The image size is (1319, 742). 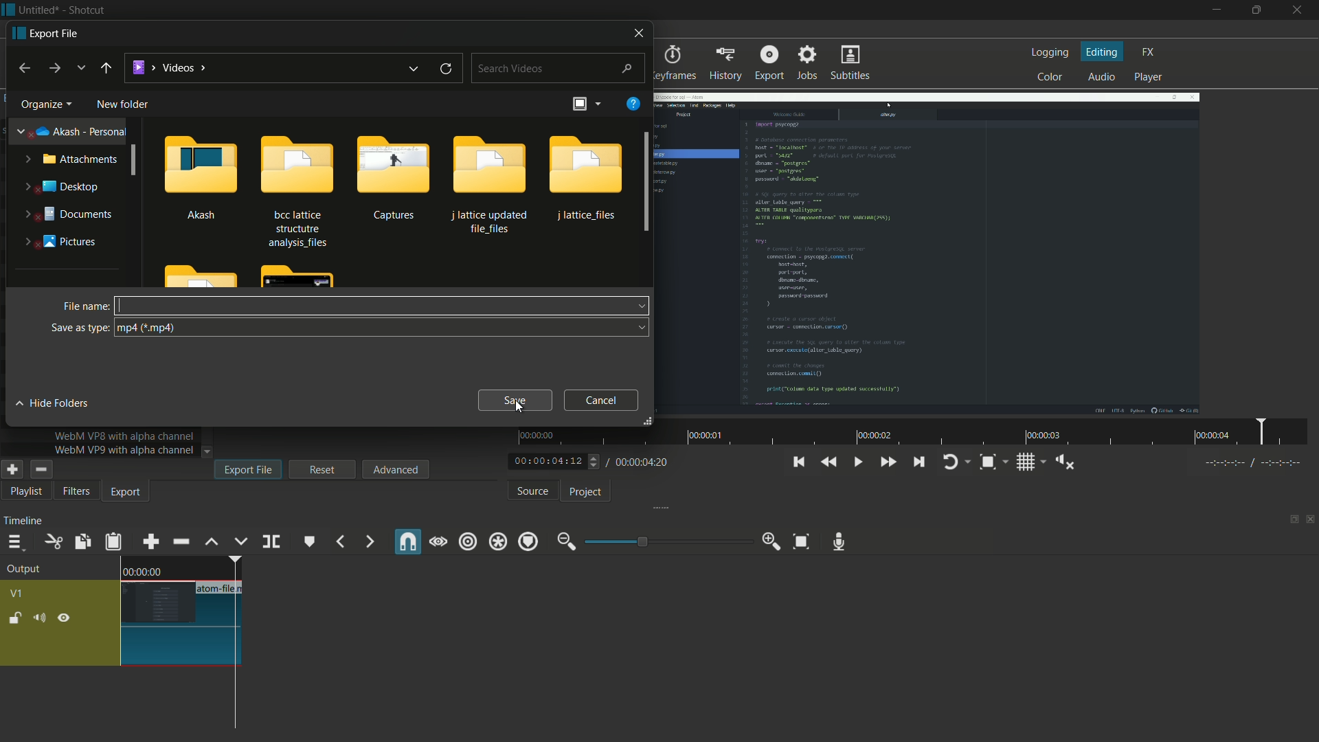 What do you see at coordinates (370, 541) in the screenshot?
I see `next marker` at bounding box center [370, 541].